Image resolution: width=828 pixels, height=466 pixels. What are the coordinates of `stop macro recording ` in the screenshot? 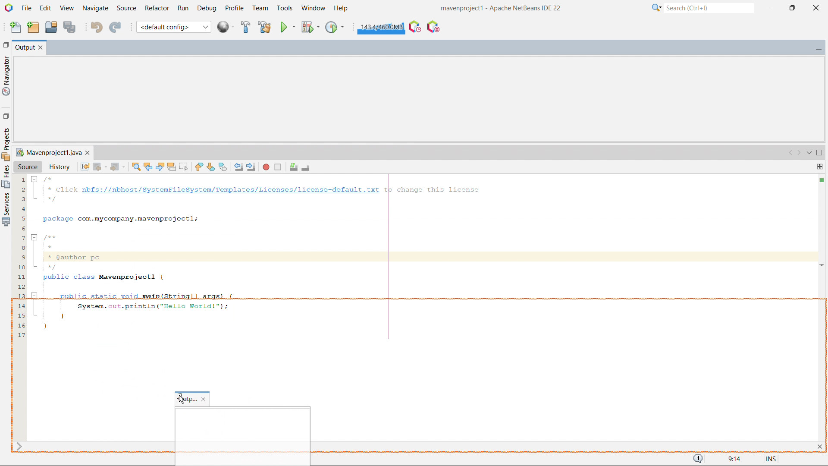 It's located at (278, 167).